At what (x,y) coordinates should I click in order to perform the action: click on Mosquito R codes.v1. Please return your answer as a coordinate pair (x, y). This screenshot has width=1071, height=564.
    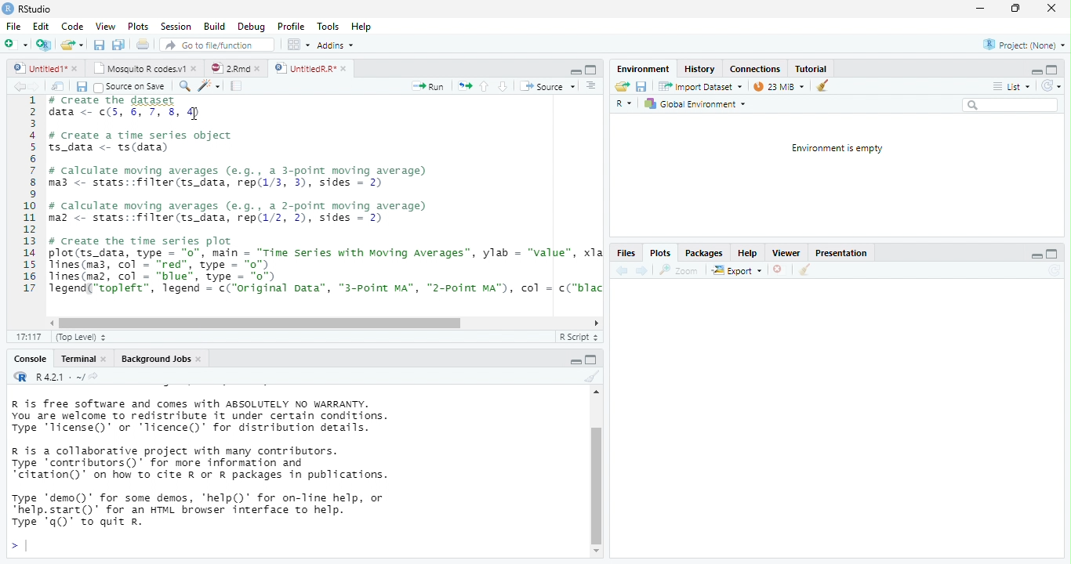
    Looking at the image, I should click on (141, 67).